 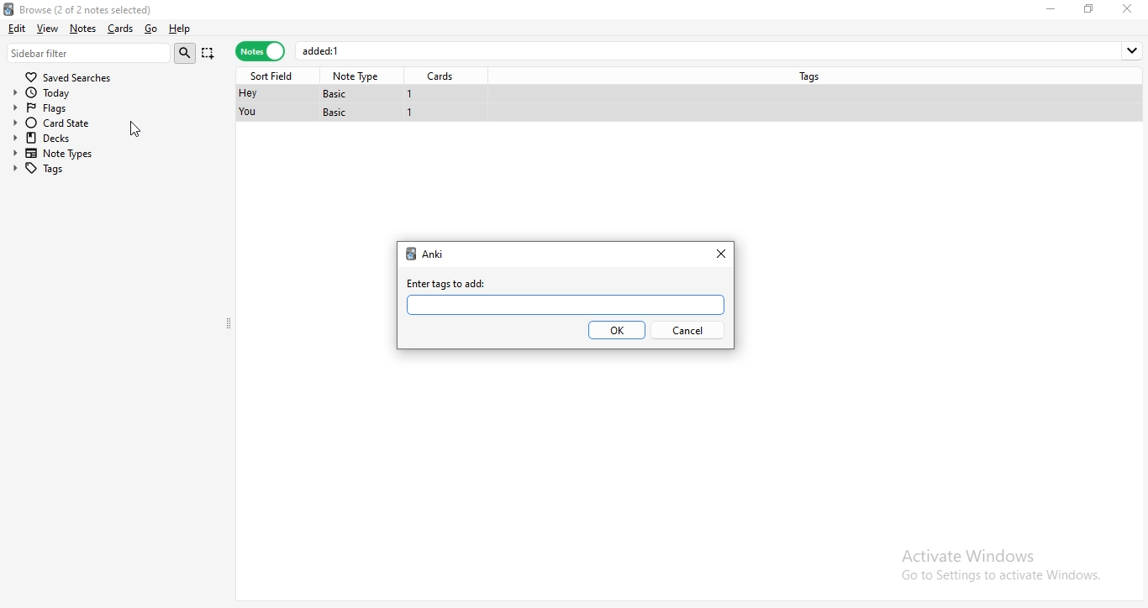 What do you see at coordinates (337, 113) in the screenshot?
I see `basic` at bounding box center [337, 113].